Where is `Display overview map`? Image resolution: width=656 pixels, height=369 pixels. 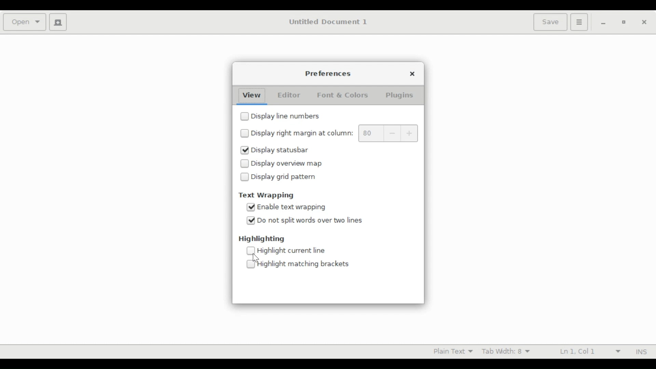
Display overview map is located at coordinates (289, 164).